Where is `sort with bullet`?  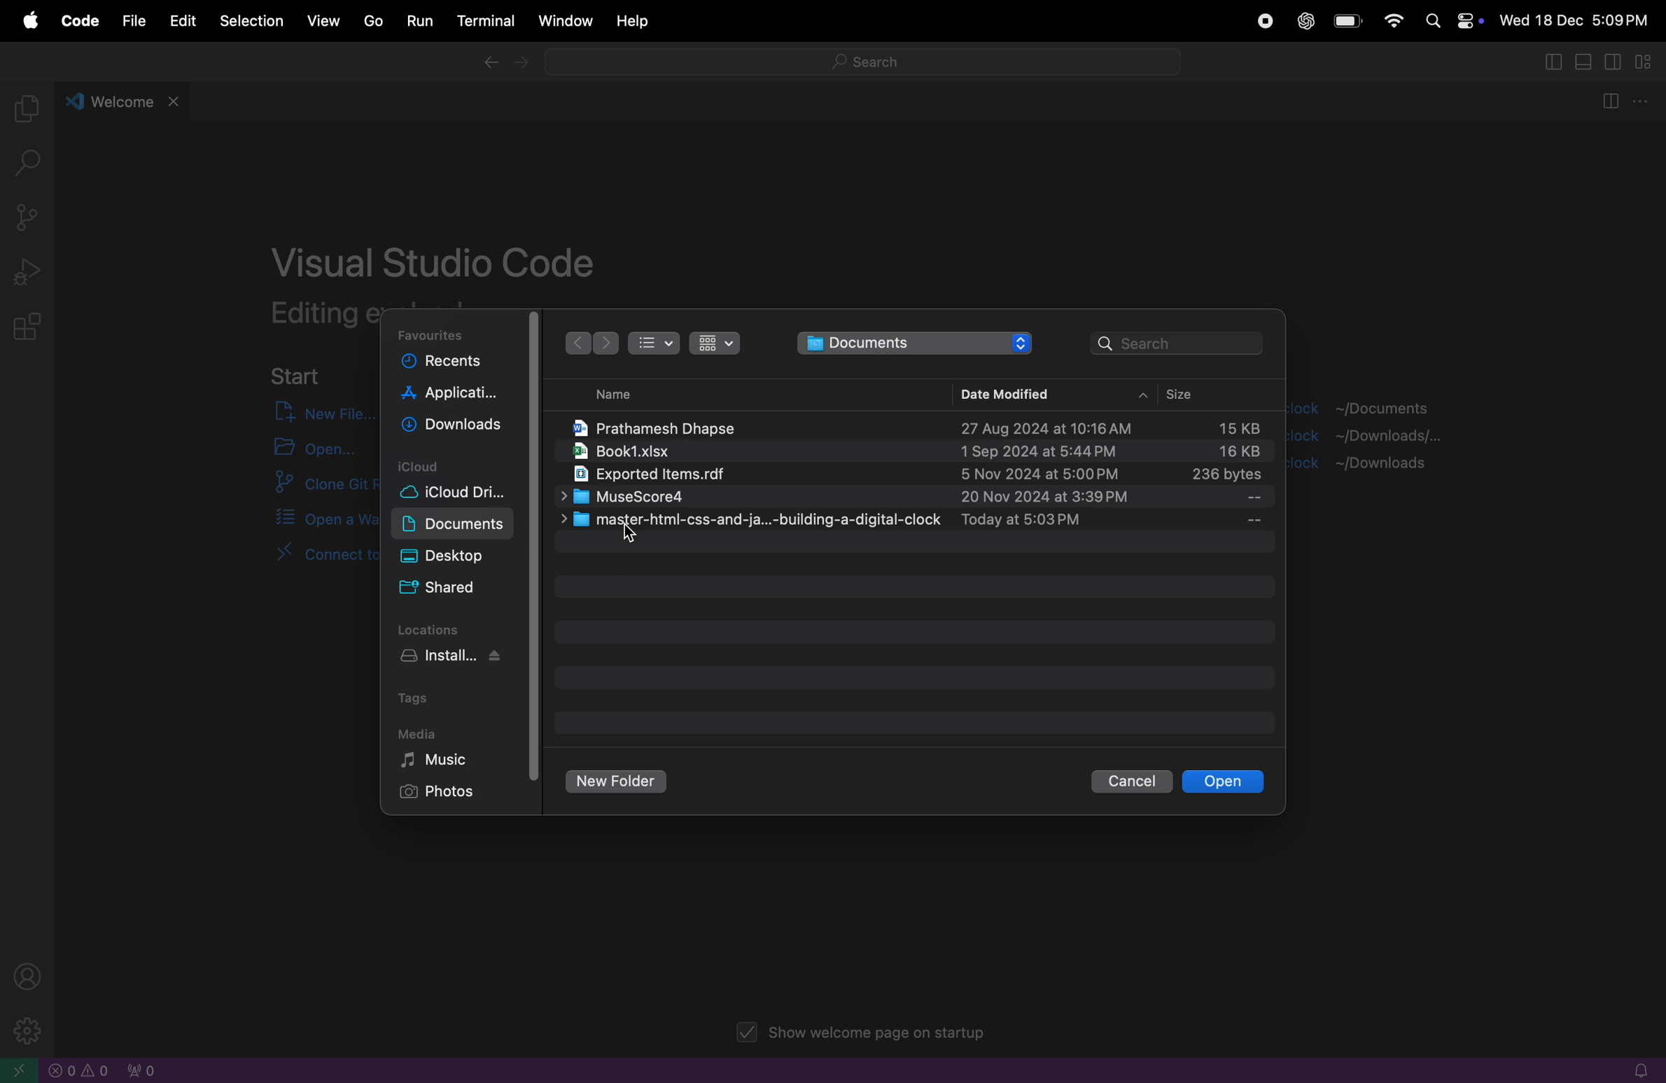
sort with bullet is located at coordinates (653, 342).